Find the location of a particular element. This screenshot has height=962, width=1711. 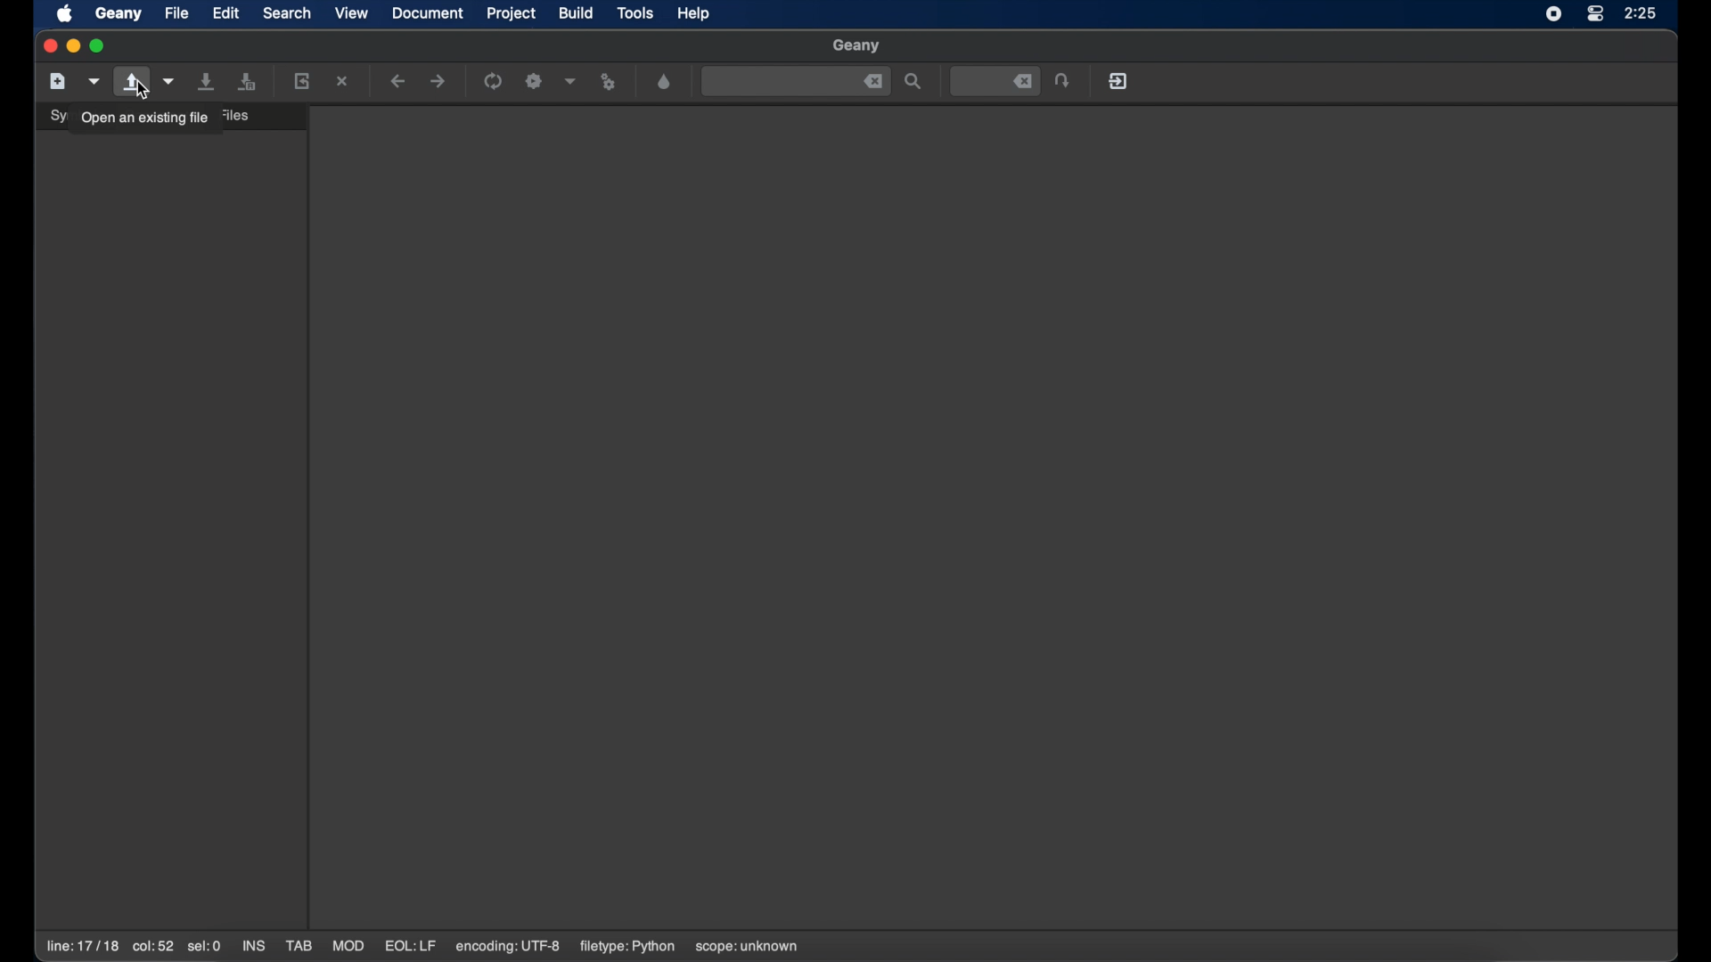

tools is located at coordinates (635, 12).